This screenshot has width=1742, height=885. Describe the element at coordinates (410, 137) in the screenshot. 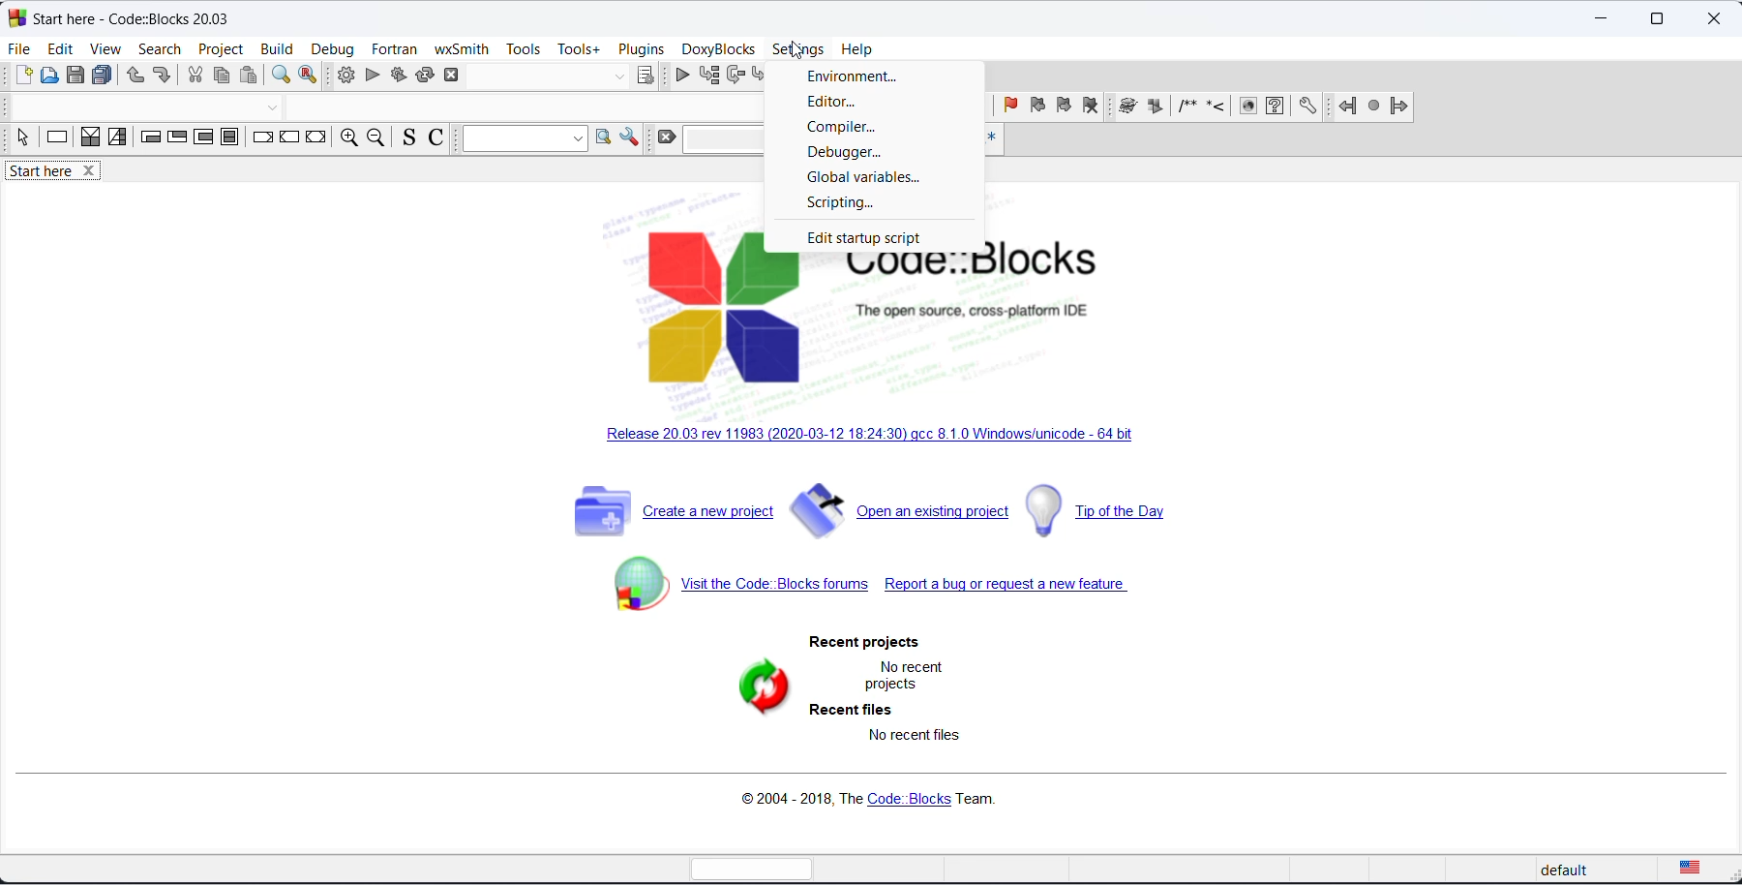

I see `toggle source` at that location.